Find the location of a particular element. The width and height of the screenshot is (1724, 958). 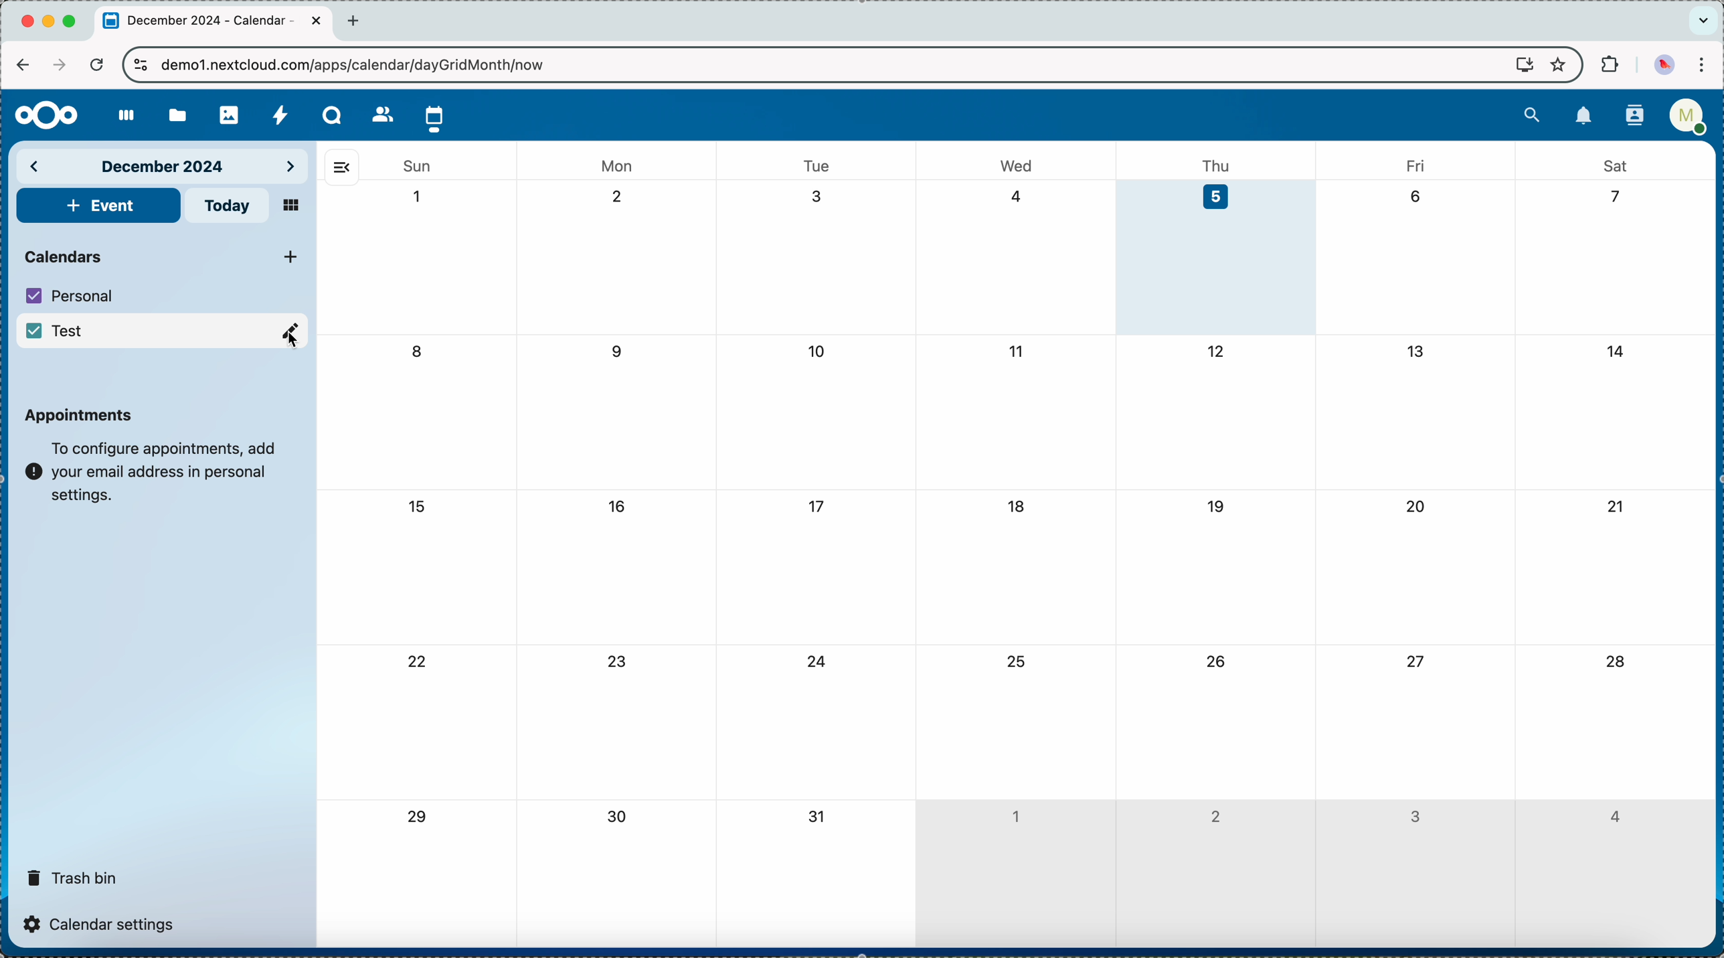

search tabs is located at coordinates (1703, 21).